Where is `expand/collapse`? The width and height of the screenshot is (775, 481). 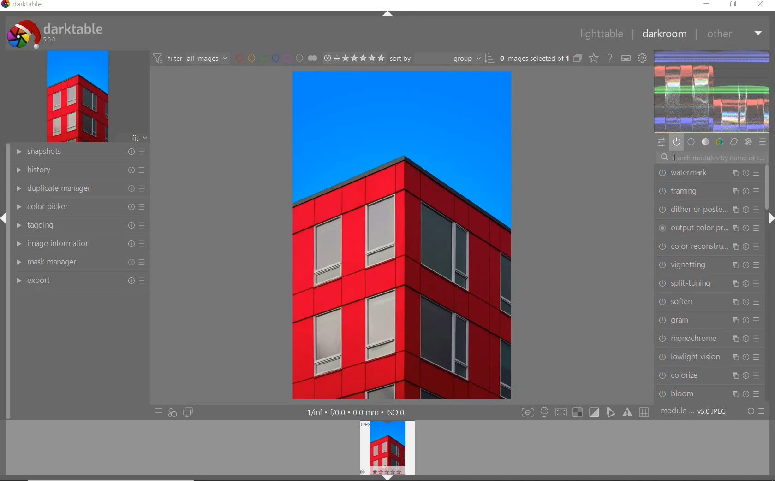
expand/collapse is located at coordinates (388, 14).